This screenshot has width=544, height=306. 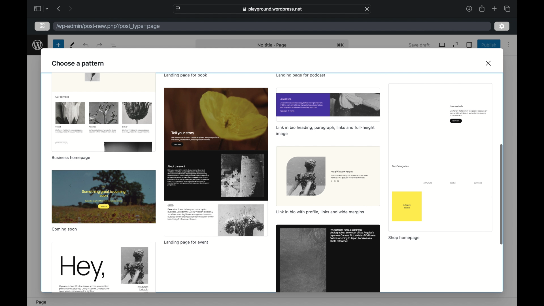 I want to click on redo, so click(x=86, y=45).